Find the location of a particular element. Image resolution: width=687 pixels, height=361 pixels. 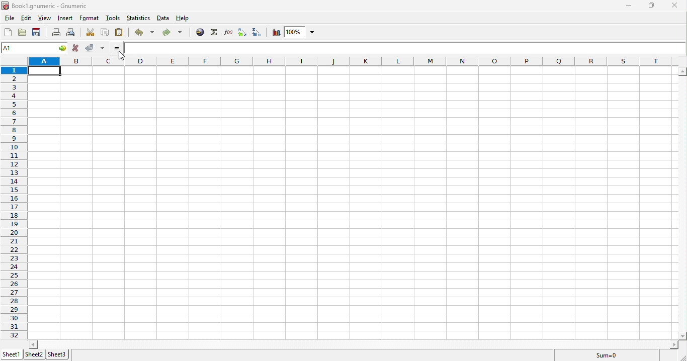

hyperlink is located at coordinates (199, 33).